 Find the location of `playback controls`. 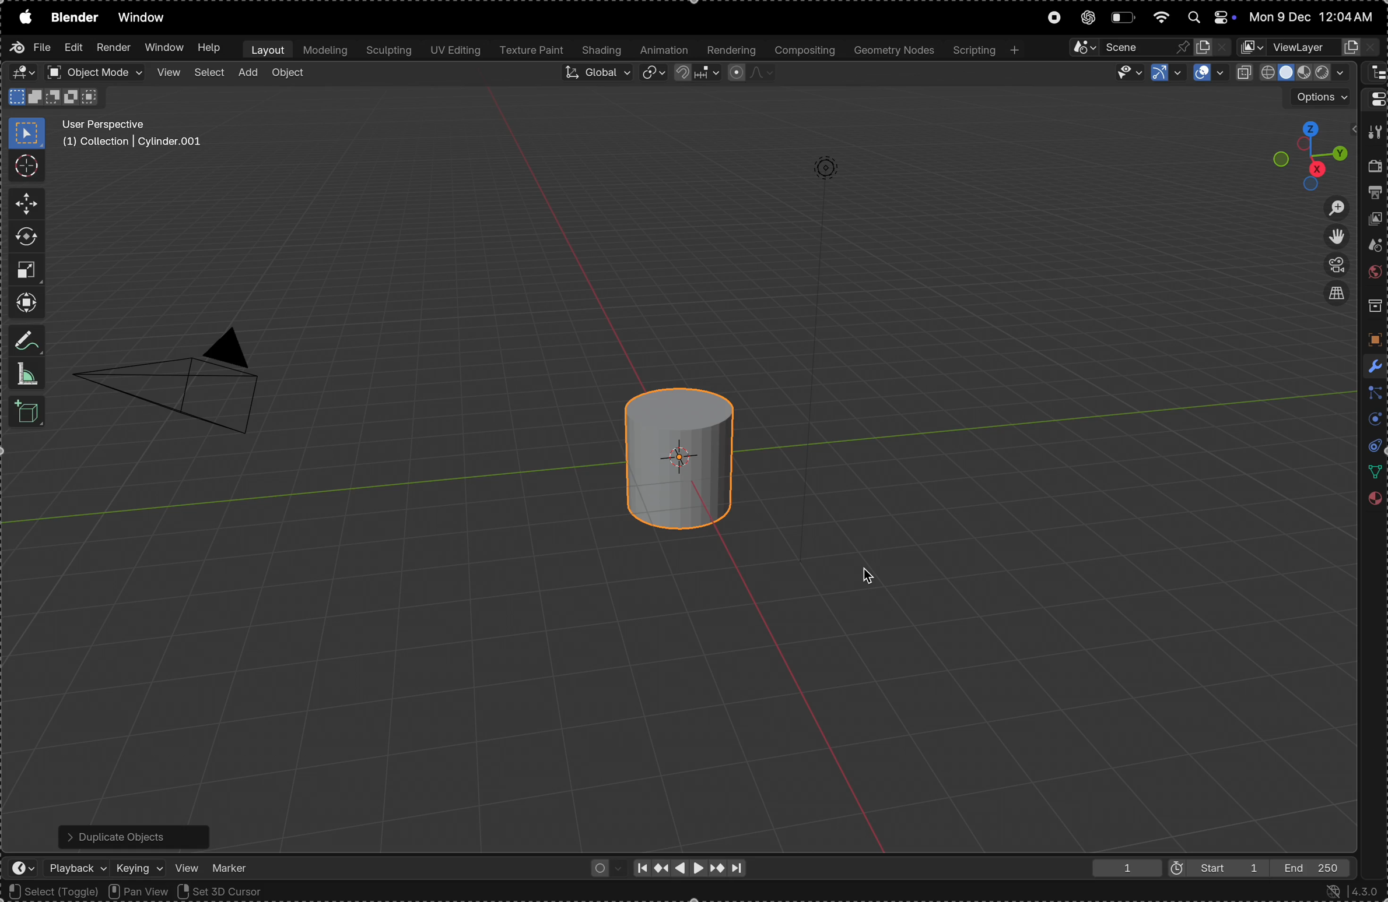

playback controls is located at coordinates (688, 866).